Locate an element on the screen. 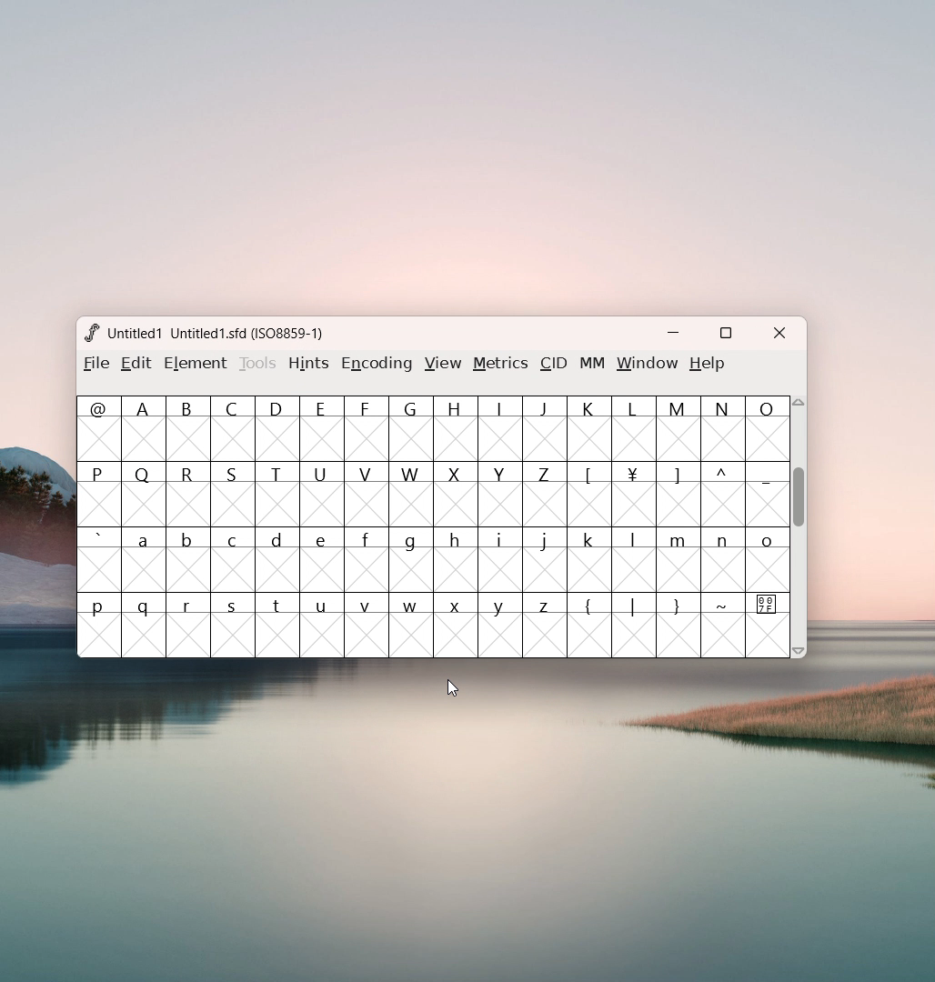 The image size is (935, 982). P is located at coordinates (98, 496).